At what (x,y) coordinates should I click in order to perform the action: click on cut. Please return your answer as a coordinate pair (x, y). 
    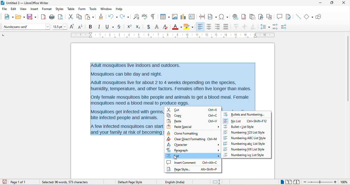
    Looking at the image, I should click on (72, 17).